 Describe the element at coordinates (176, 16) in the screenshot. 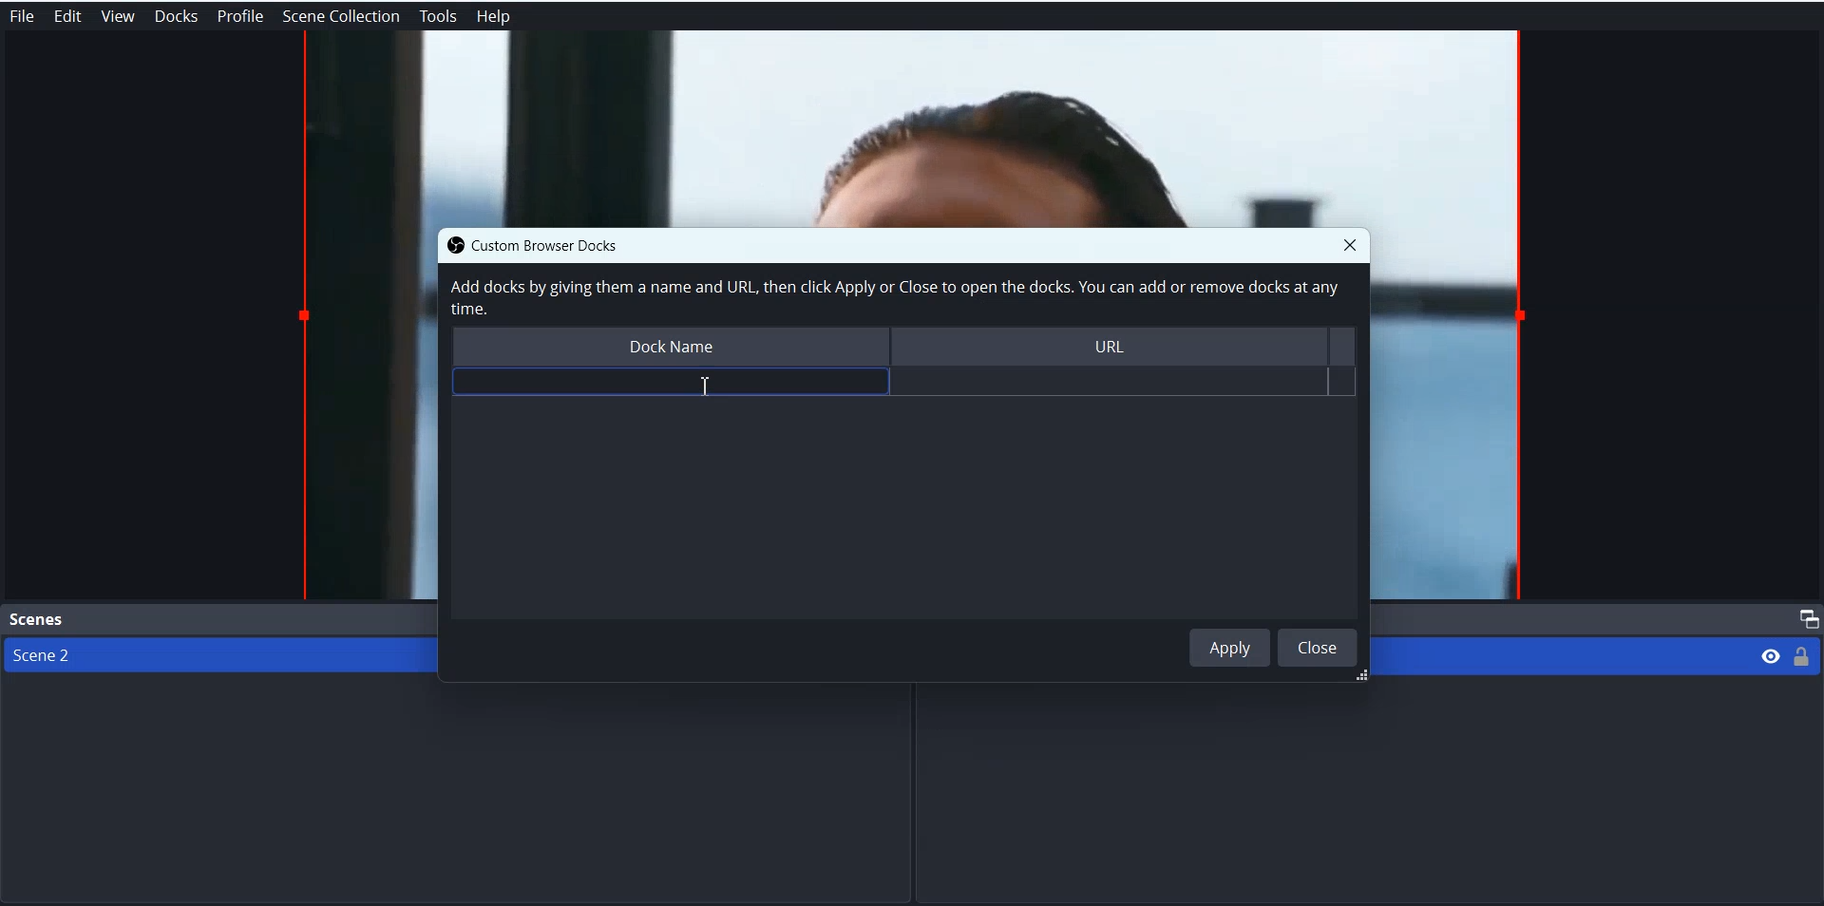

I see `Docks` at that location.